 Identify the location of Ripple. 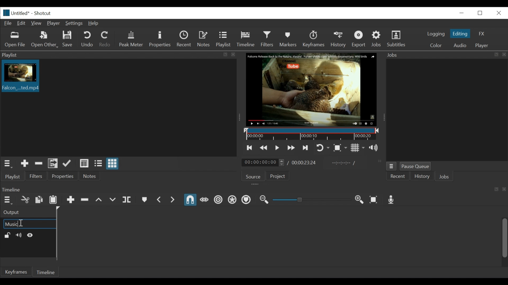
(218, 200).